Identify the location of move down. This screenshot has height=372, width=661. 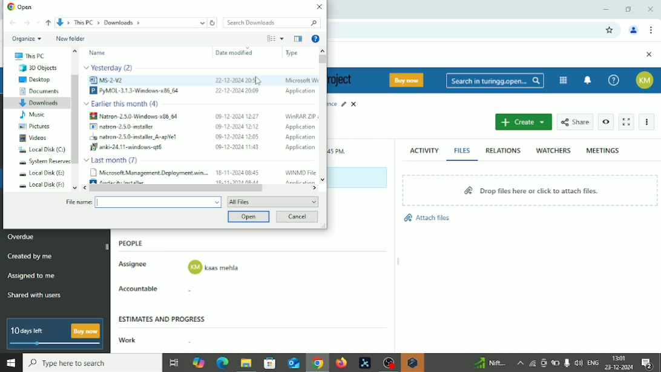
(323, 179).